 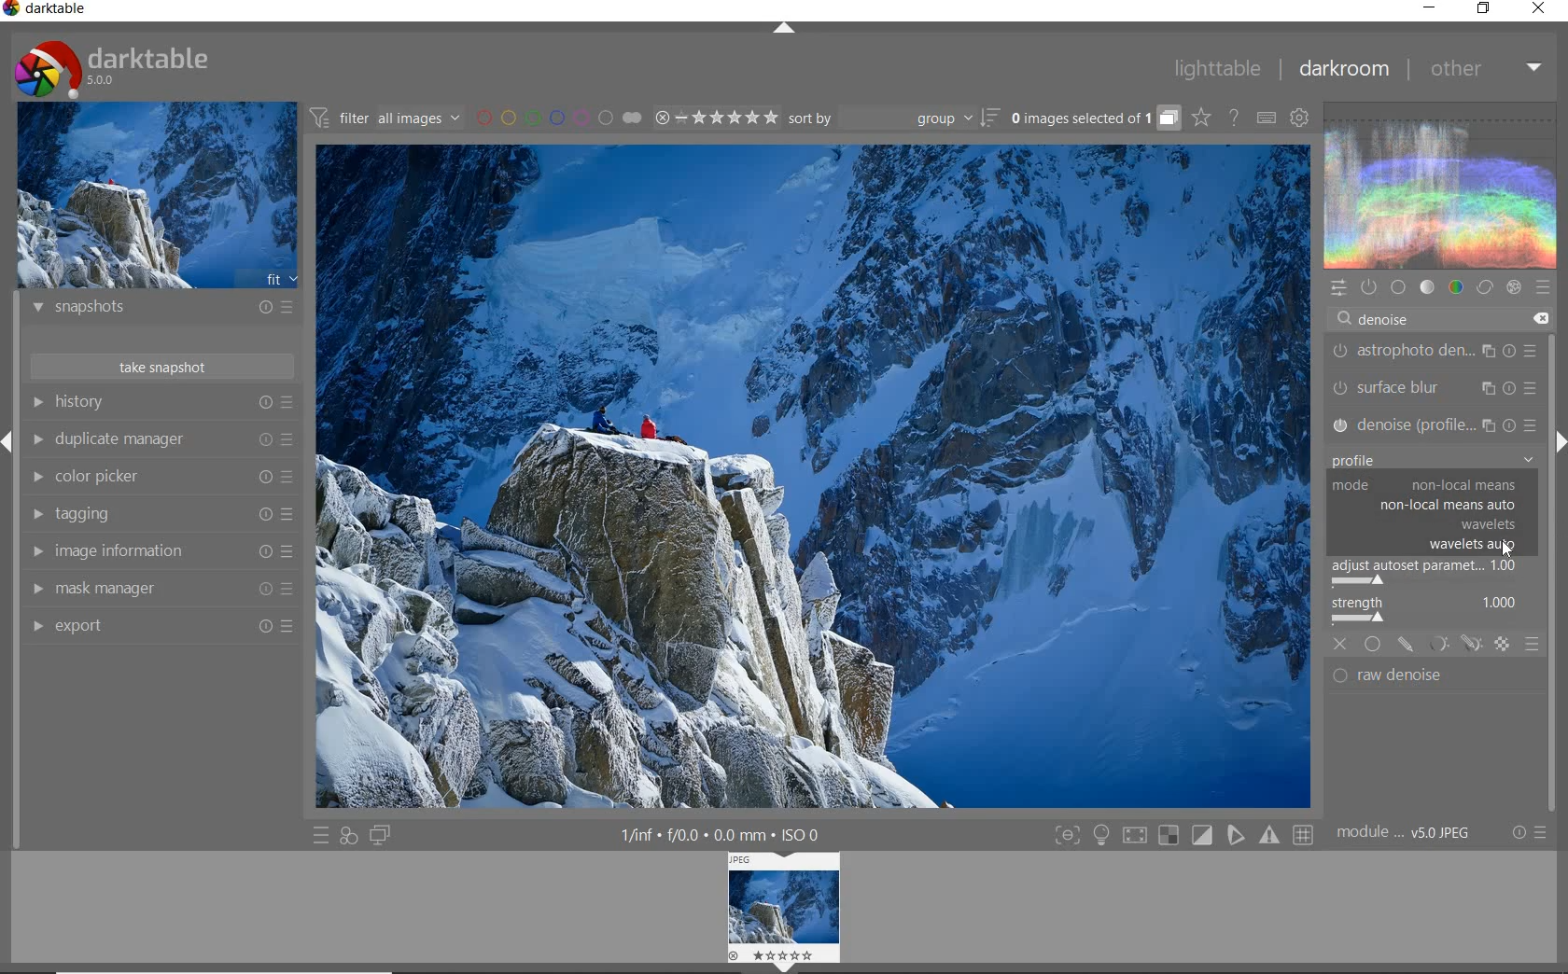 What do you see at coordinates (161, 515) in the screenshot?
I see `tagging` at bounding box center [161, 515].